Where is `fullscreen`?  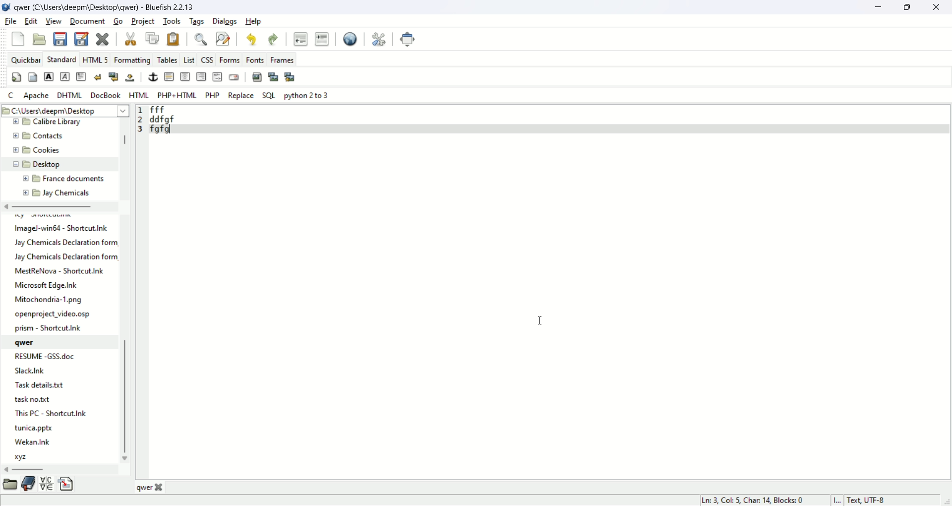 fullscreen is located at coordinates (407, 40).